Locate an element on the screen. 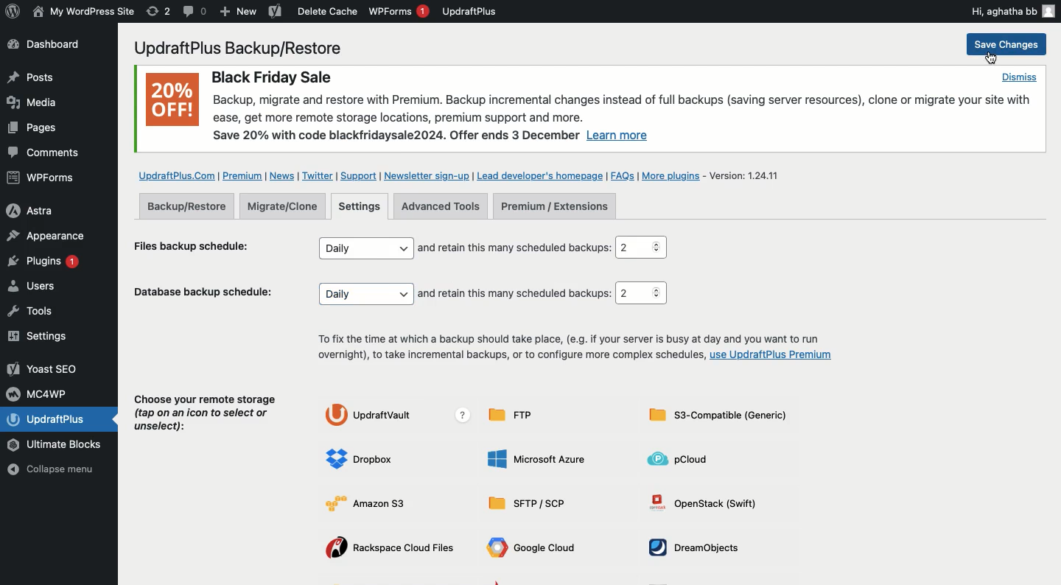  Comment 0 is located at coordinates (195, 11).